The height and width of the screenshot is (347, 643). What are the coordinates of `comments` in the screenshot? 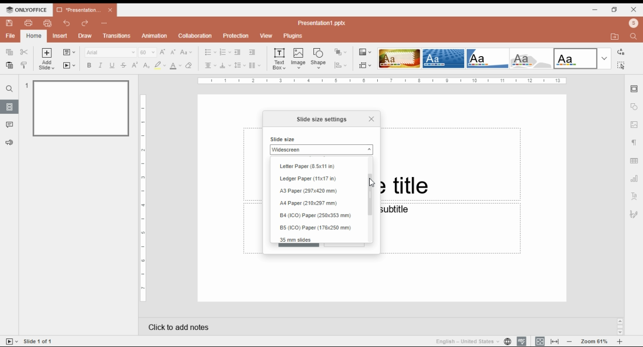 It's located at (10, 125).